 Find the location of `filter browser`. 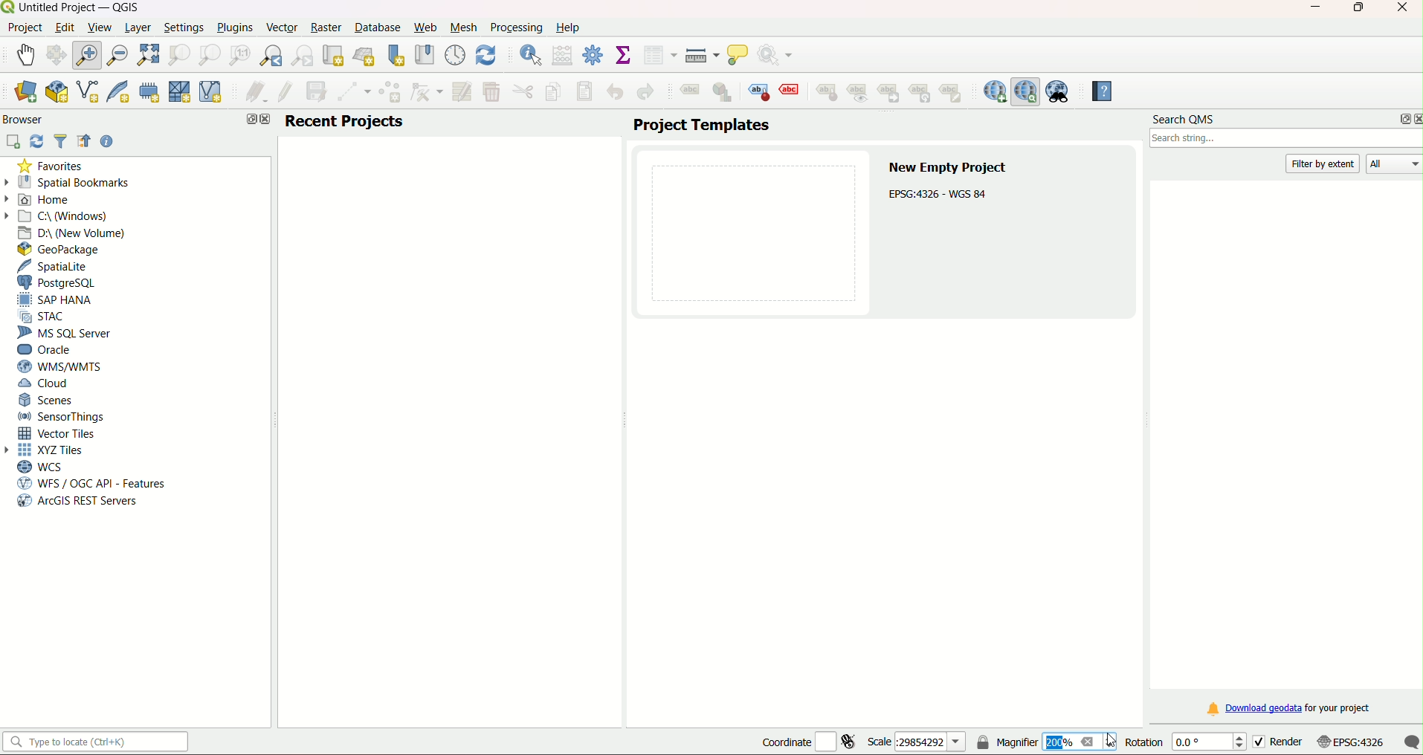

filter browser is located at coordinates (62, 143).